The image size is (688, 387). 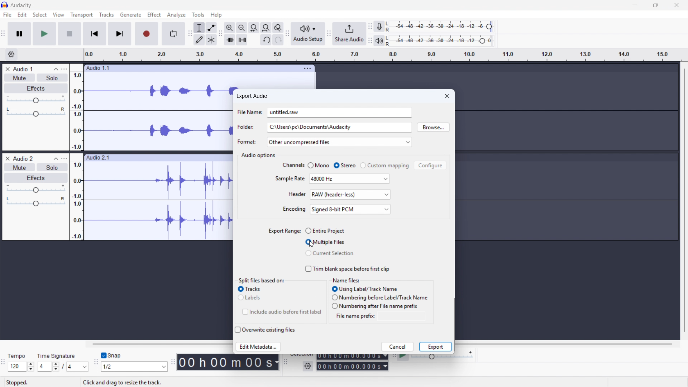 What do you see at coordinates (242, 28) in the screenshot?
I see `Zoom out` at bounding box center [242, 28].